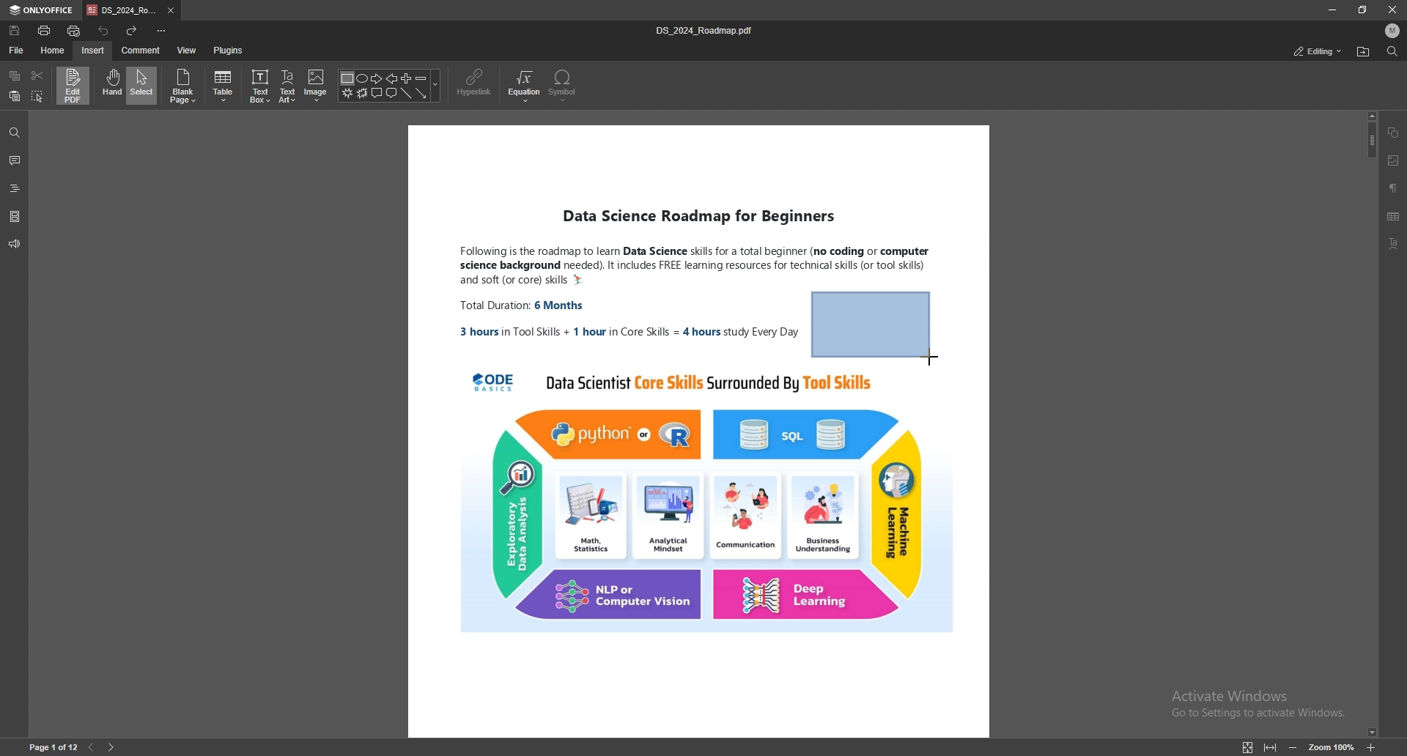 Image resolution: width=1407 pixels, height=756 pixels. I want to click on tab, so click(122, 11).